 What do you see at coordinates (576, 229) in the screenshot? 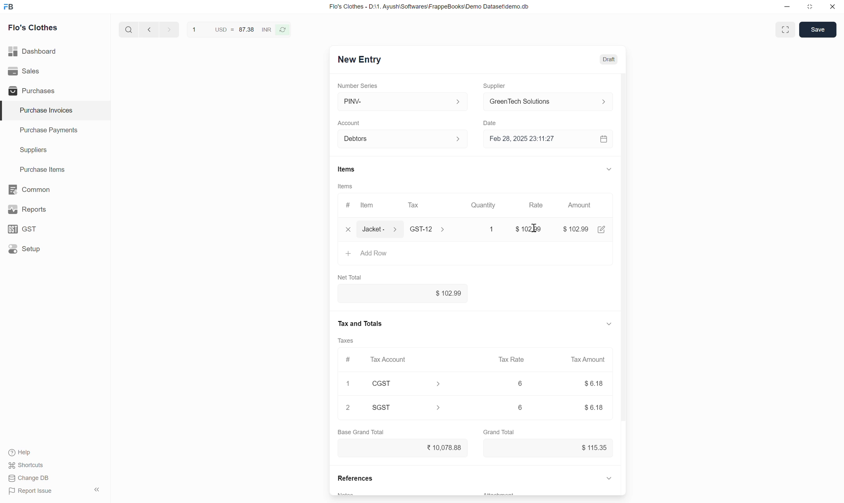
I see `$ 102.99` at bounding box center [576, 229].